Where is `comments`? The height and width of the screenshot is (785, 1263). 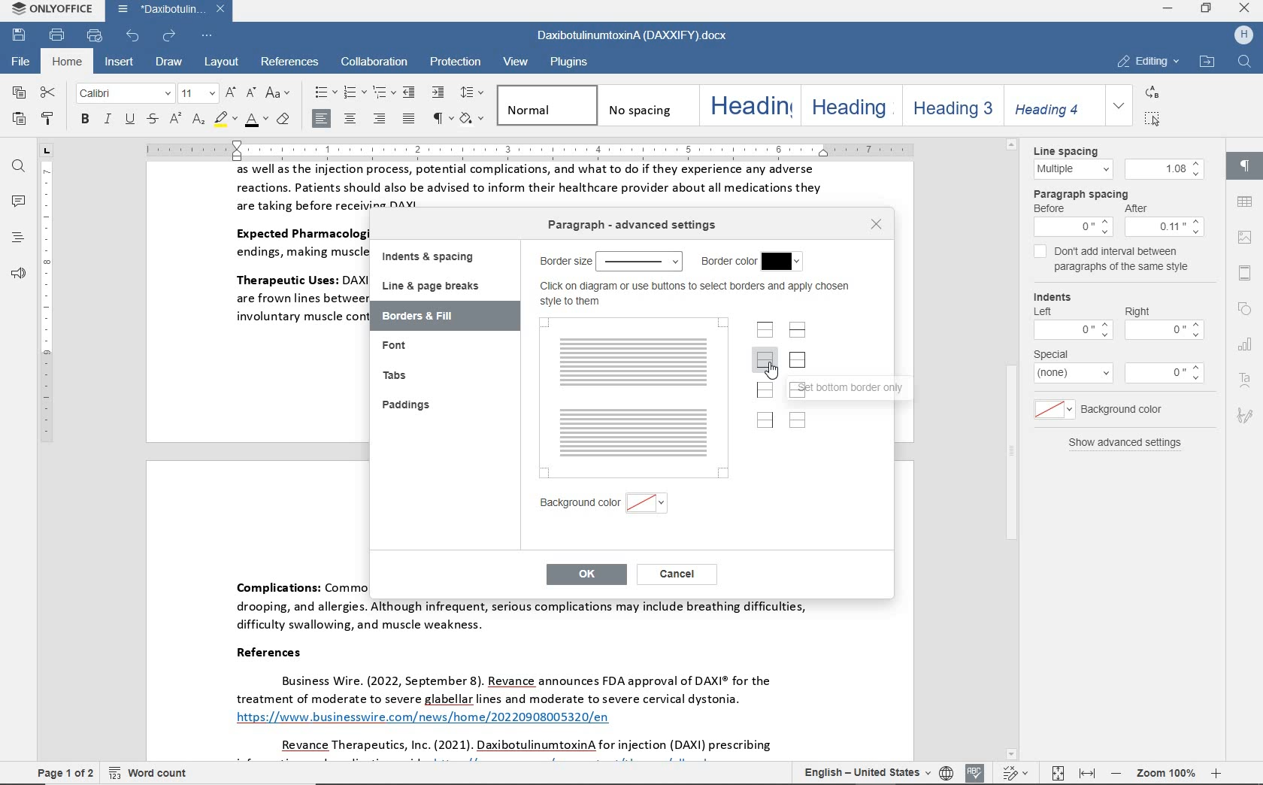
comments is located at coordinates (17, 202).